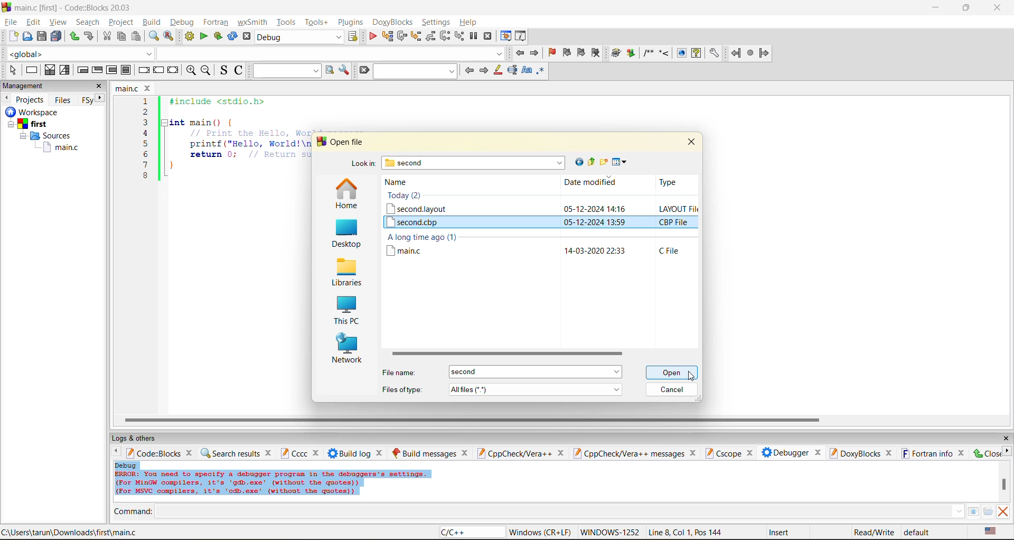 The width and height of the screenshot is (1014, 540). What do you see at coordinates (181, 22) in the screenshot?
I see `debug` at bounding box center [181, 22].